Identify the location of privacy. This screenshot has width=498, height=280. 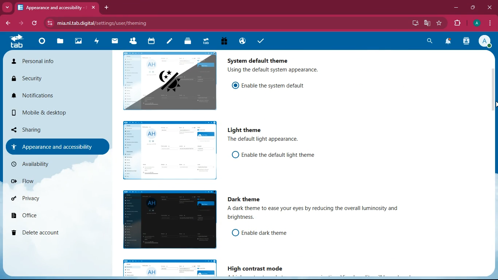
(47, 200).